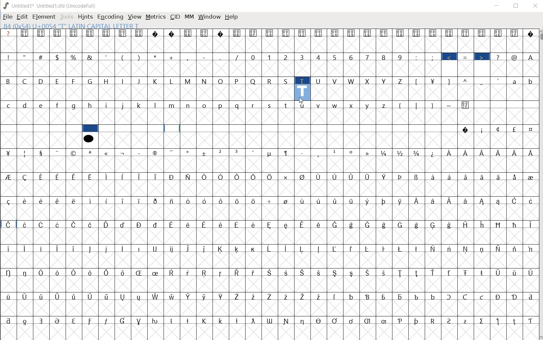  What do you see at coordinates (254, 57) in the screenshot?
I see `0` at bounding box center [254, 57].